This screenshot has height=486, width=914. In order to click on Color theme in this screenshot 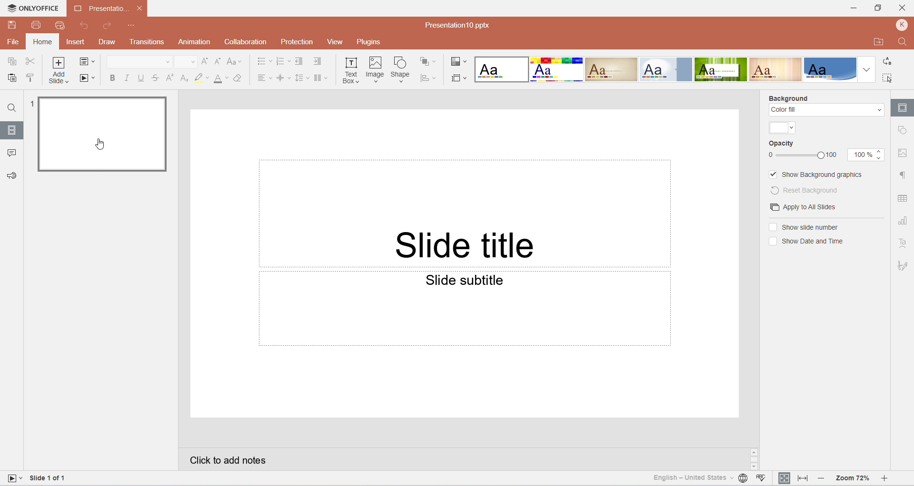, I will do `click(783, 128)`.